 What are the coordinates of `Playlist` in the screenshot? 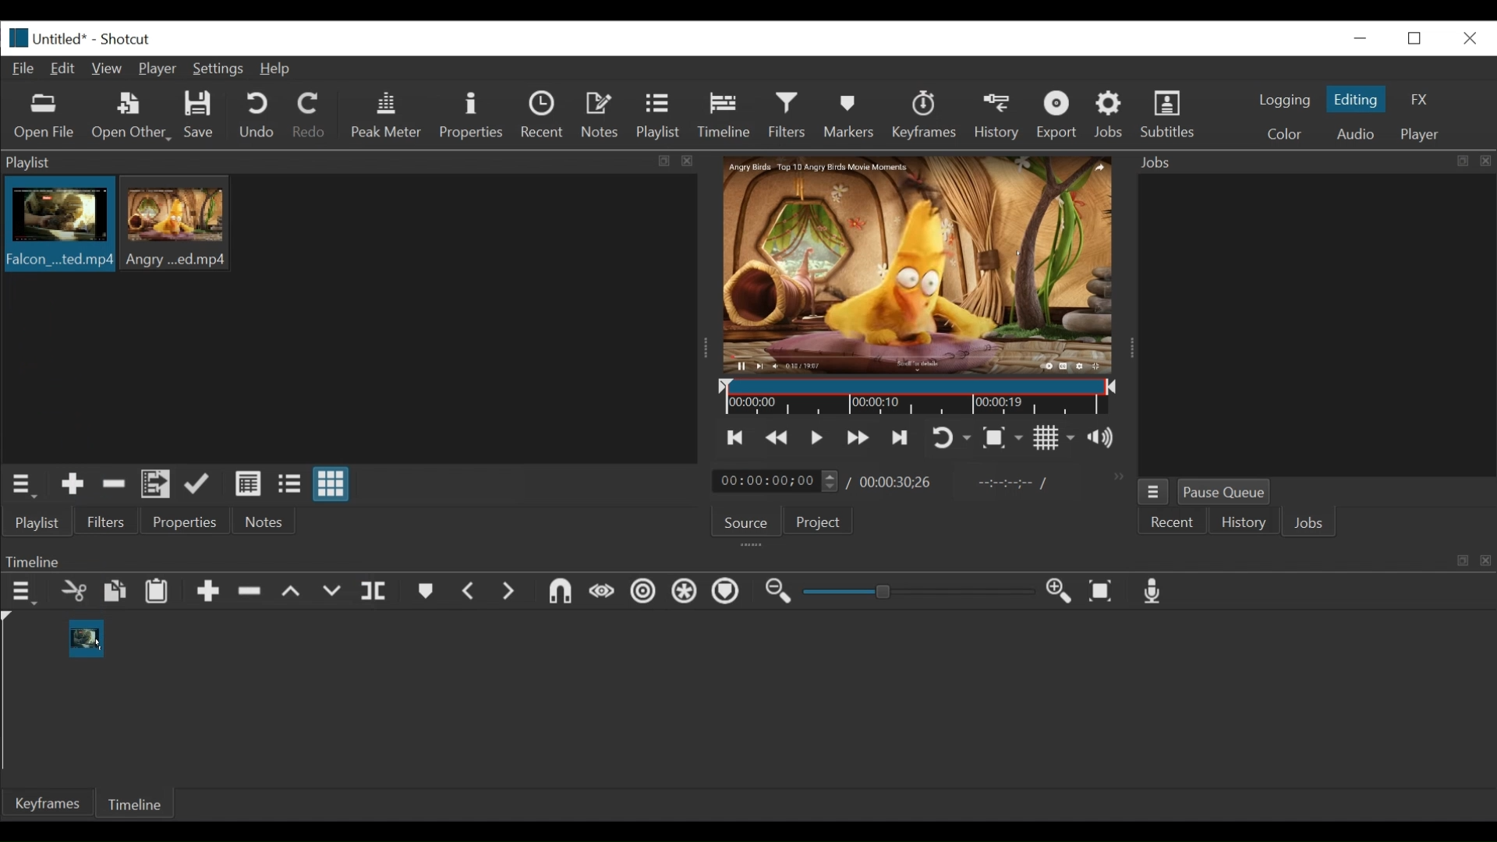 It's located at (659, 117).